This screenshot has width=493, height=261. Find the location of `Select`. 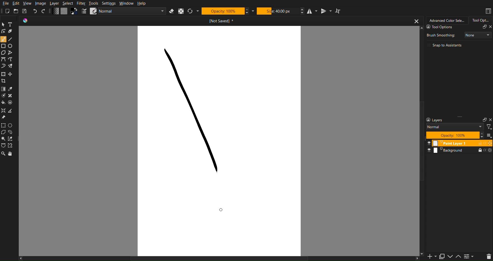

Select is located at coordinates (68, 3).